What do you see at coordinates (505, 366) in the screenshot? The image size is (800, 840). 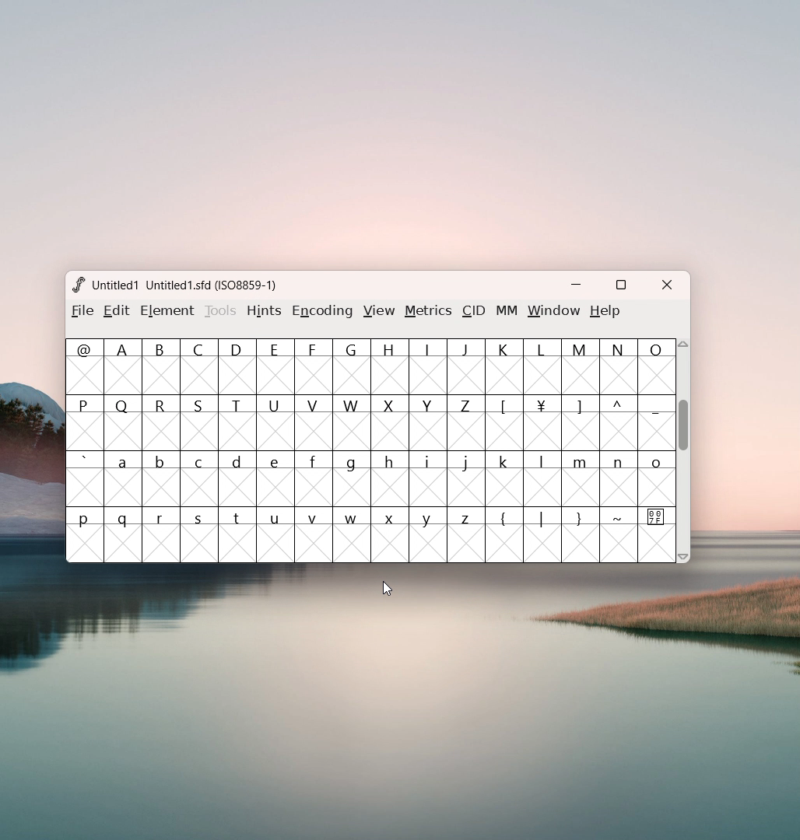 I see `k` at bounding box center [505, 366].